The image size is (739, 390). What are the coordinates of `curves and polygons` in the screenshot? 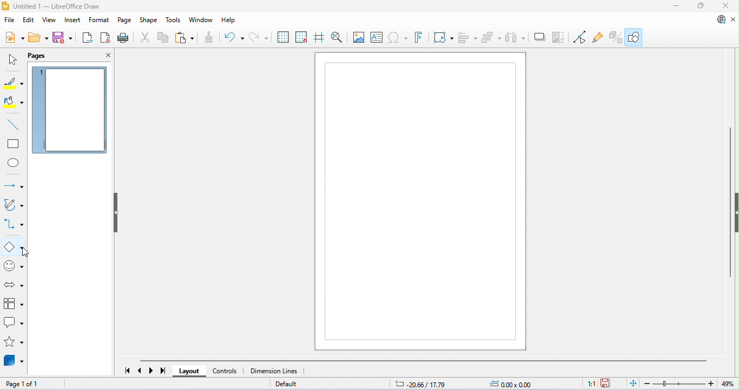 It's located at (13, 204).